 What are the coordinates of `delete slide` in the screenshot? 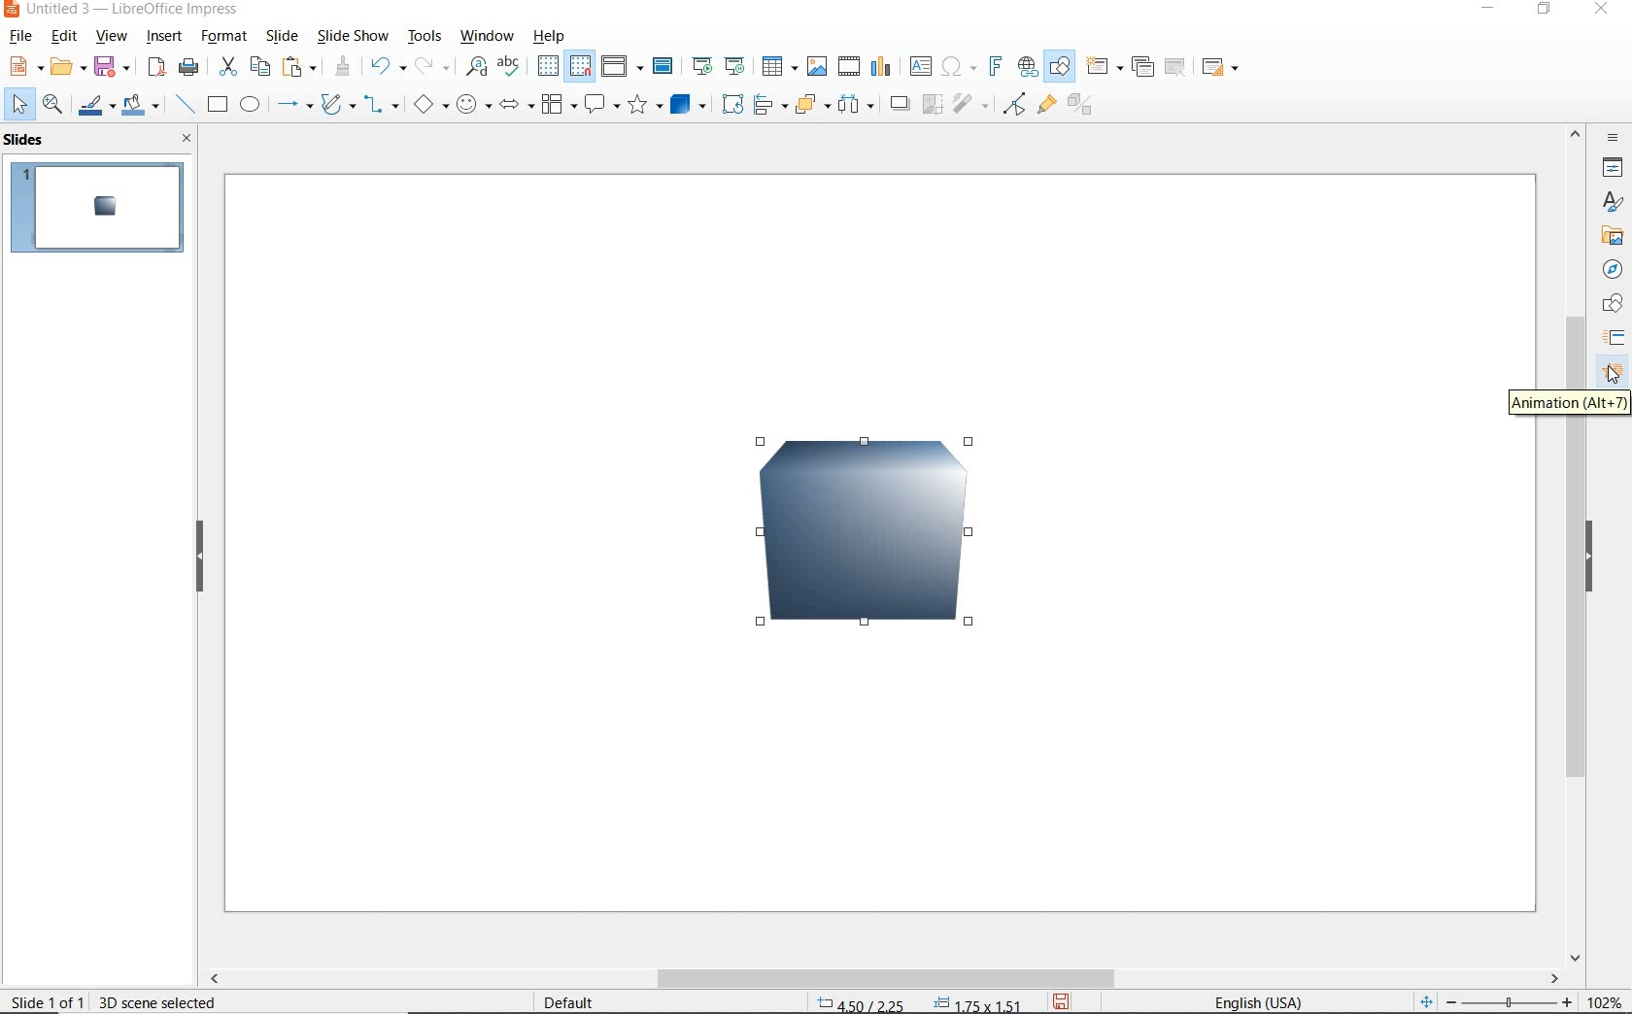 It's located at (1176, 67).